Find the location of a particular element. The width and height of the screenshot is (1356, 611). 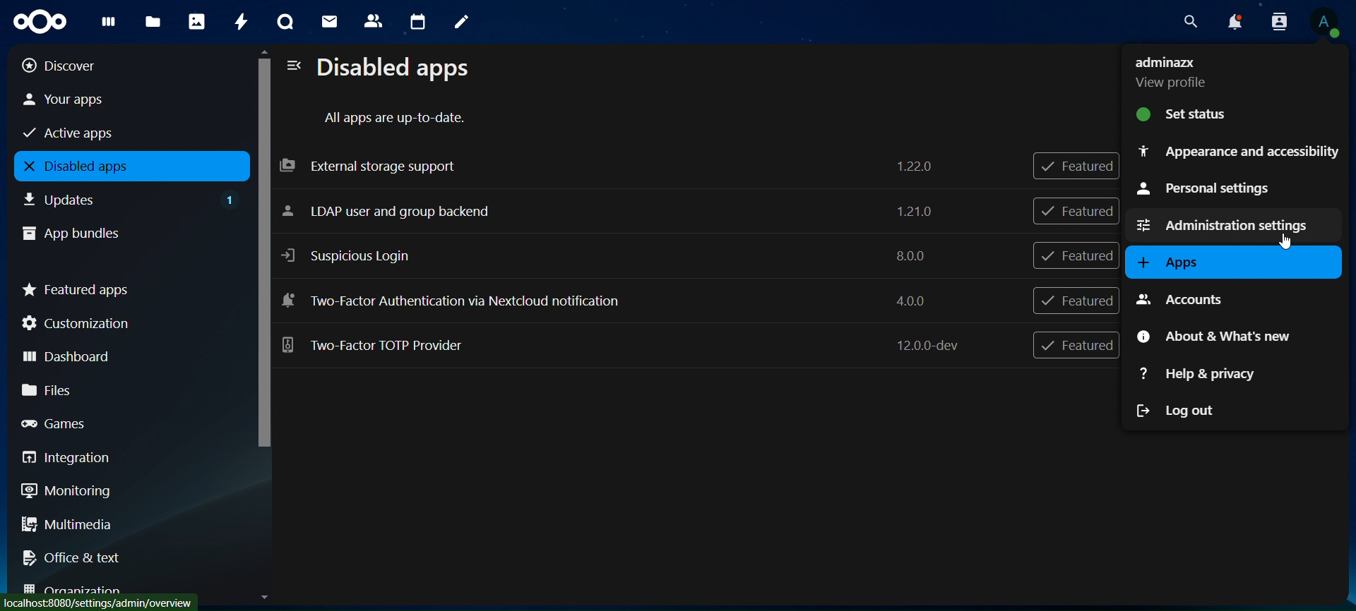

icon is located at coordinates (37, 20).